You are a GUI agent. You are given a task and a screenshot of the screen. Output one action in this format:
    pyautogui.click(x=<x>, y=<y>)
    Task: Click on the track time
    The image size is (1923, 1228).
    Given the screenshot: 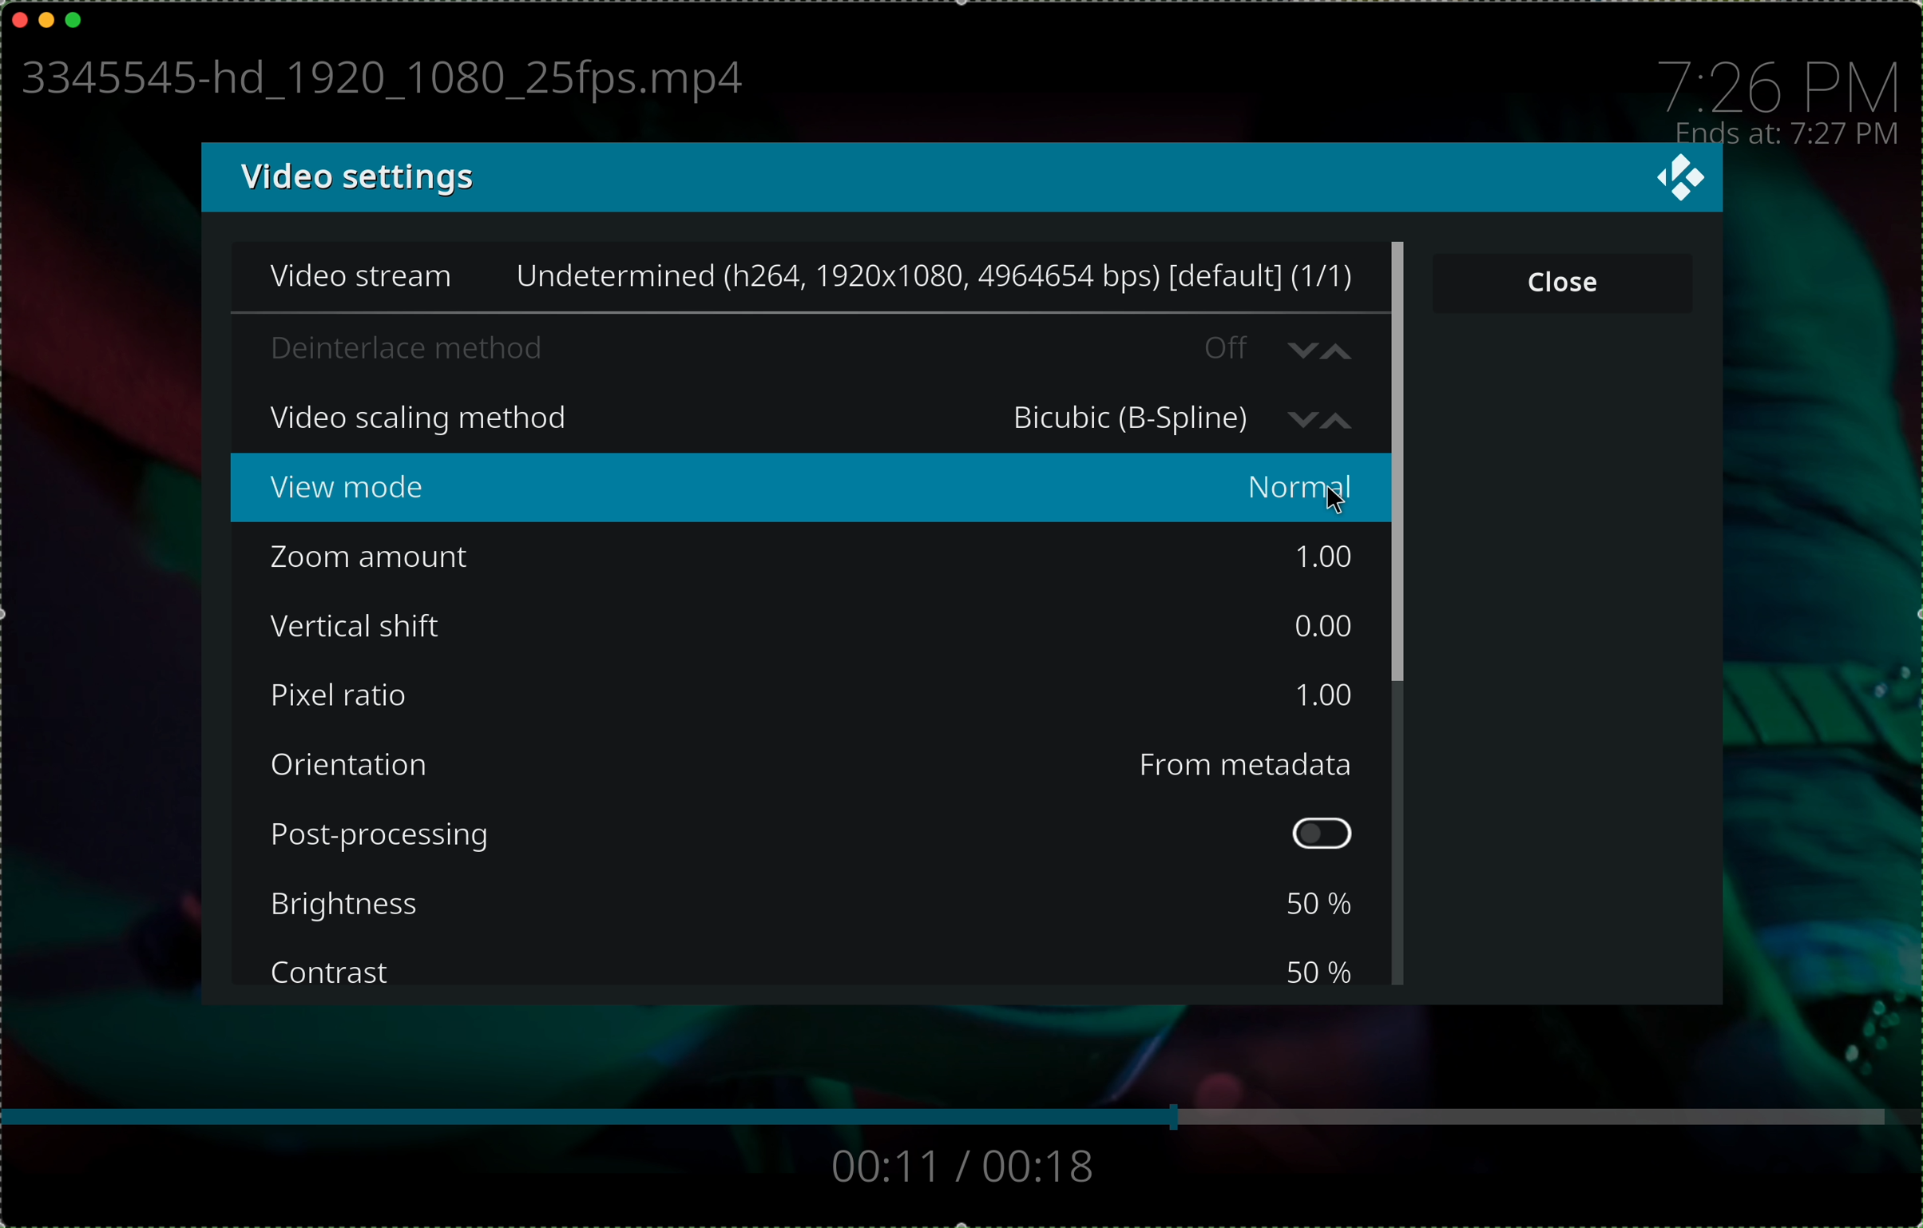 What is the action you would take?
    pyautogui.click(x=964, y=1170)
    